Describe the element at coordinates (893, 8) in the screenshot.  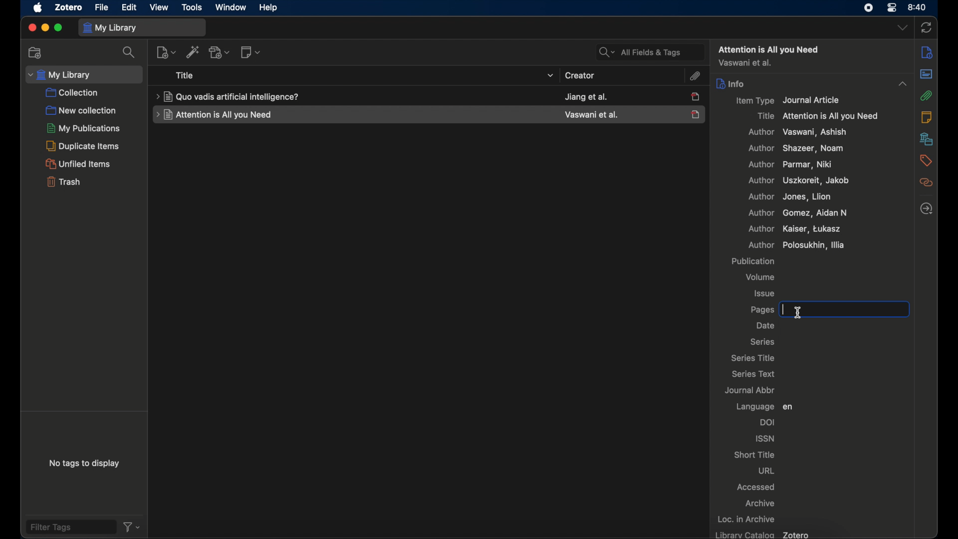
I see `control center` at that location.